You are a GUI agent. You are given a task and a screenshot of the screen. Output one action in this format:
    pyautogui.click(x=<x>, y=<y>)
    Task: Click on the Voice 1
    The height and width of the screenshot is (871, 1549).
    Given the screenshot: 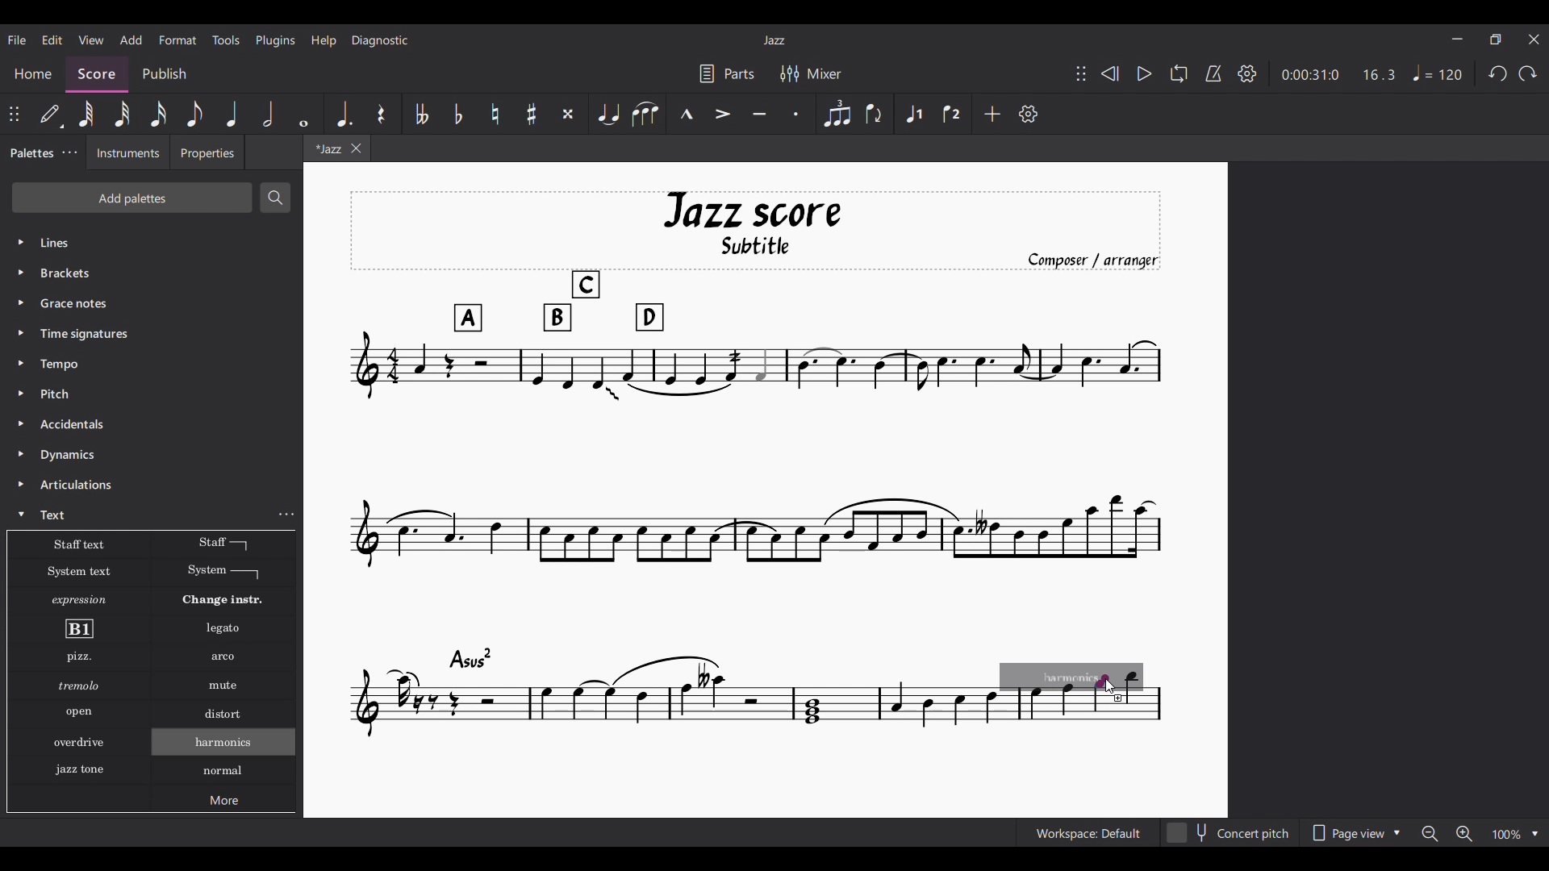 What is the action you would take?
    pyautogui.click(x=913, y=114)
    